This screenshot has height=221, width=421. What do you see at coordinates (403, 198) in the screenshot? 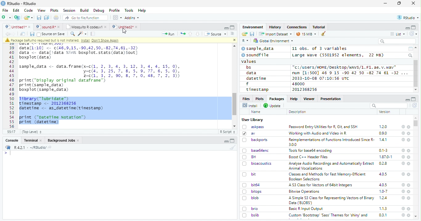
I see `help` at bounding box center [403, 198].